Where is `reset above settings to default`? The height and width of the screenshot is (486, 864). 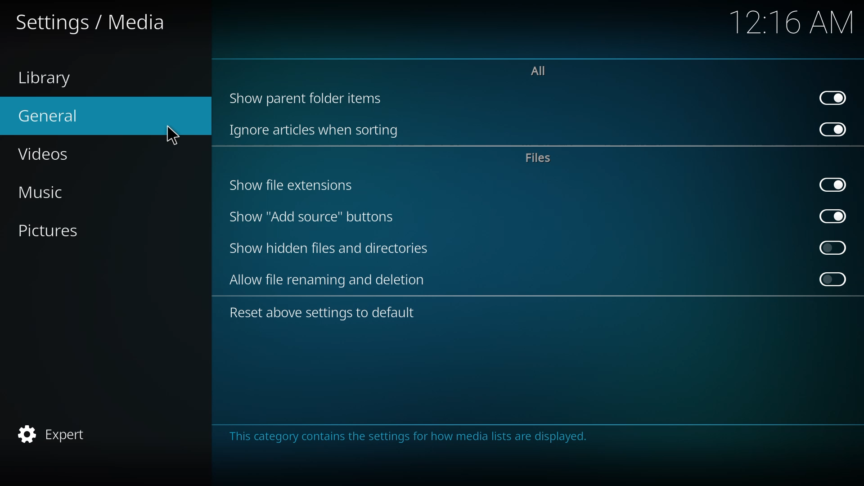 reset above settings to default is located at coordinates (325, 312).